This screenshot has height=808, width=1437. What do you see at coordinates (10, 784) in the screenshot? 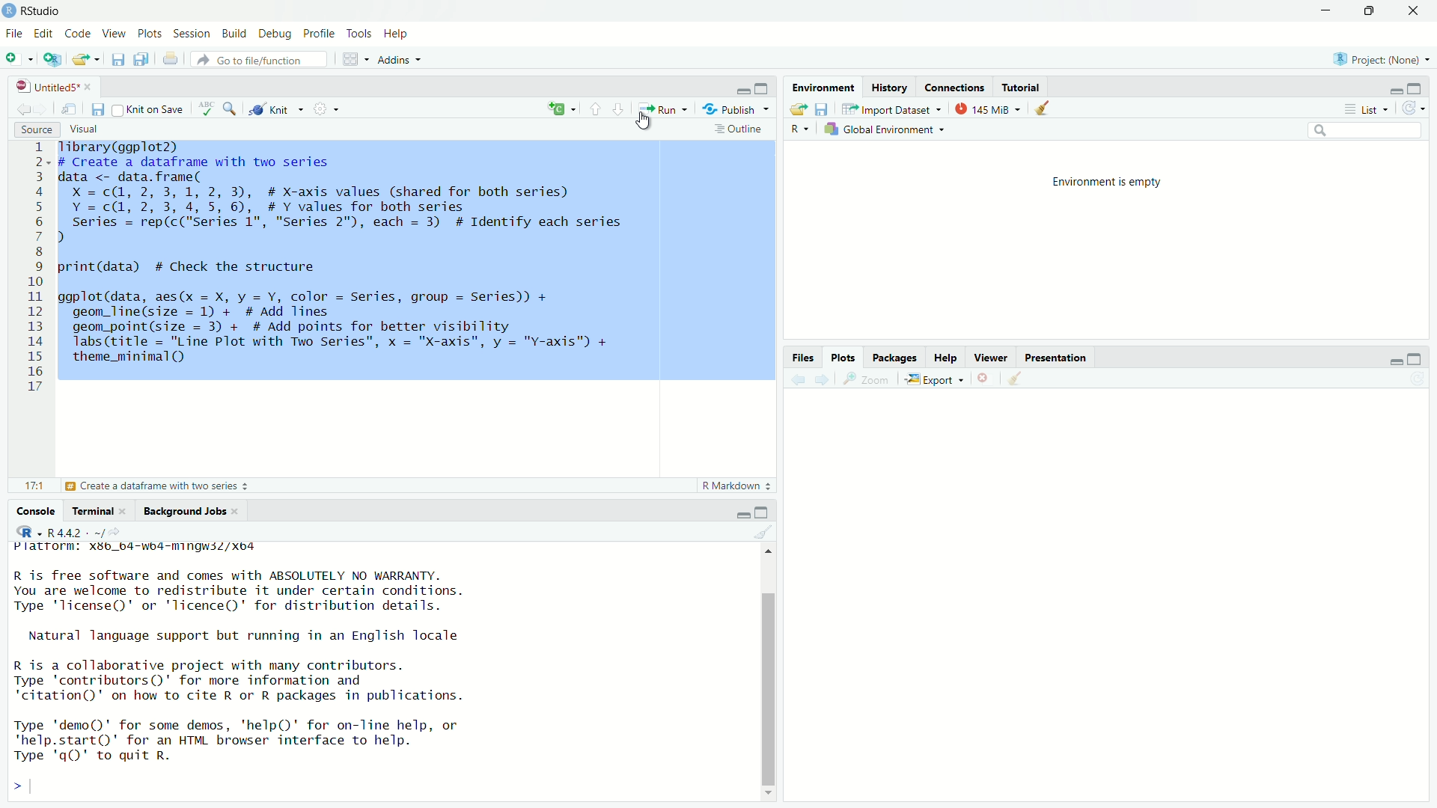
I see `>` at bounding box center [10, 784].